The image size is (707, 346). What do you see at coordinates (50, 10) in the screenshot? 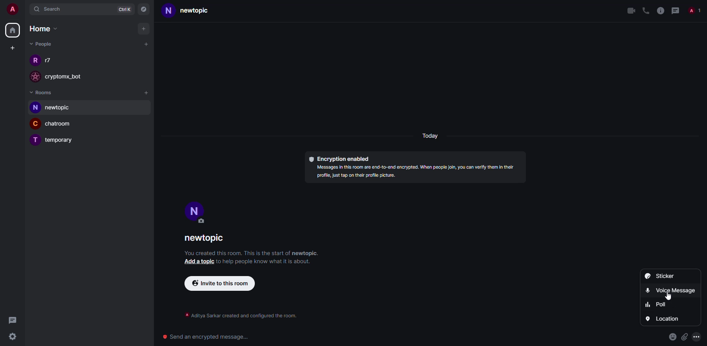
I see `search` at bounding box center [50, 10].